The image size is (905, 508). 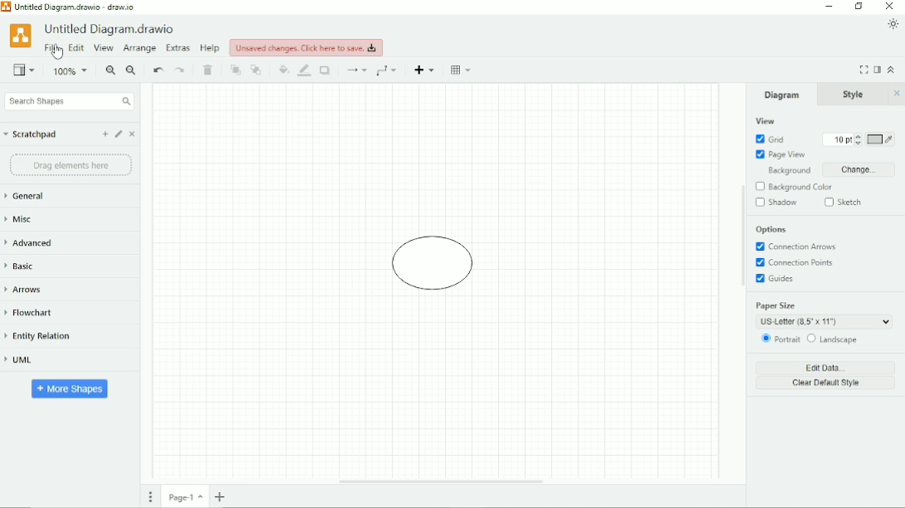 I want to click on Diagram circle, so click(x=433, y=265).